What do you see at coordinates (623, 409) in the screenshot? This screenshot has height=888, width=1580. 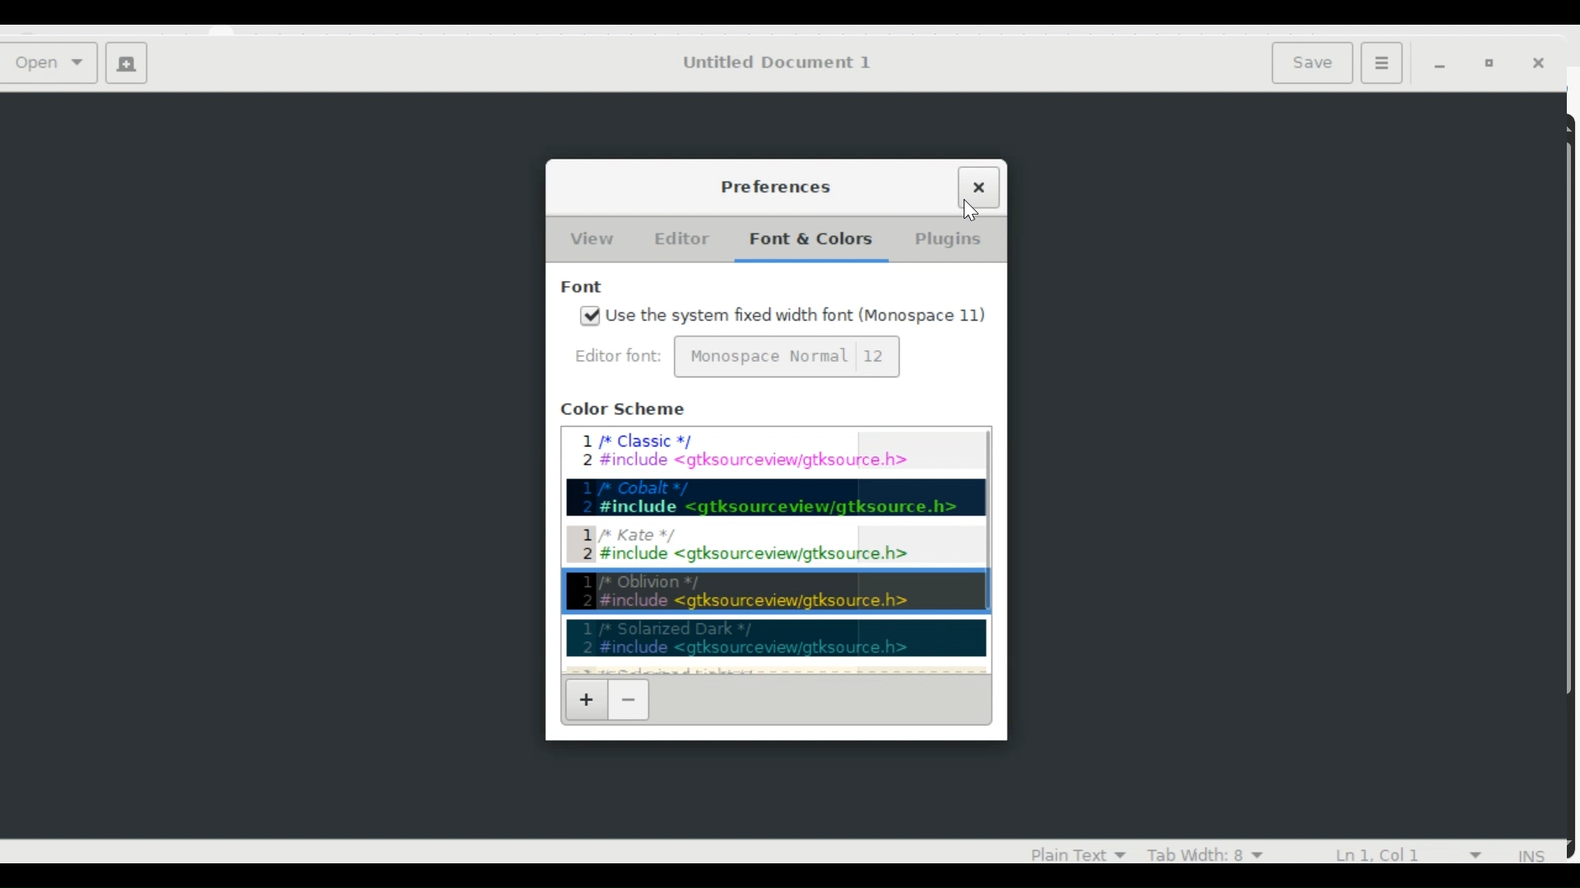 I see `Color Scheme` at bounding box center [623, 409].